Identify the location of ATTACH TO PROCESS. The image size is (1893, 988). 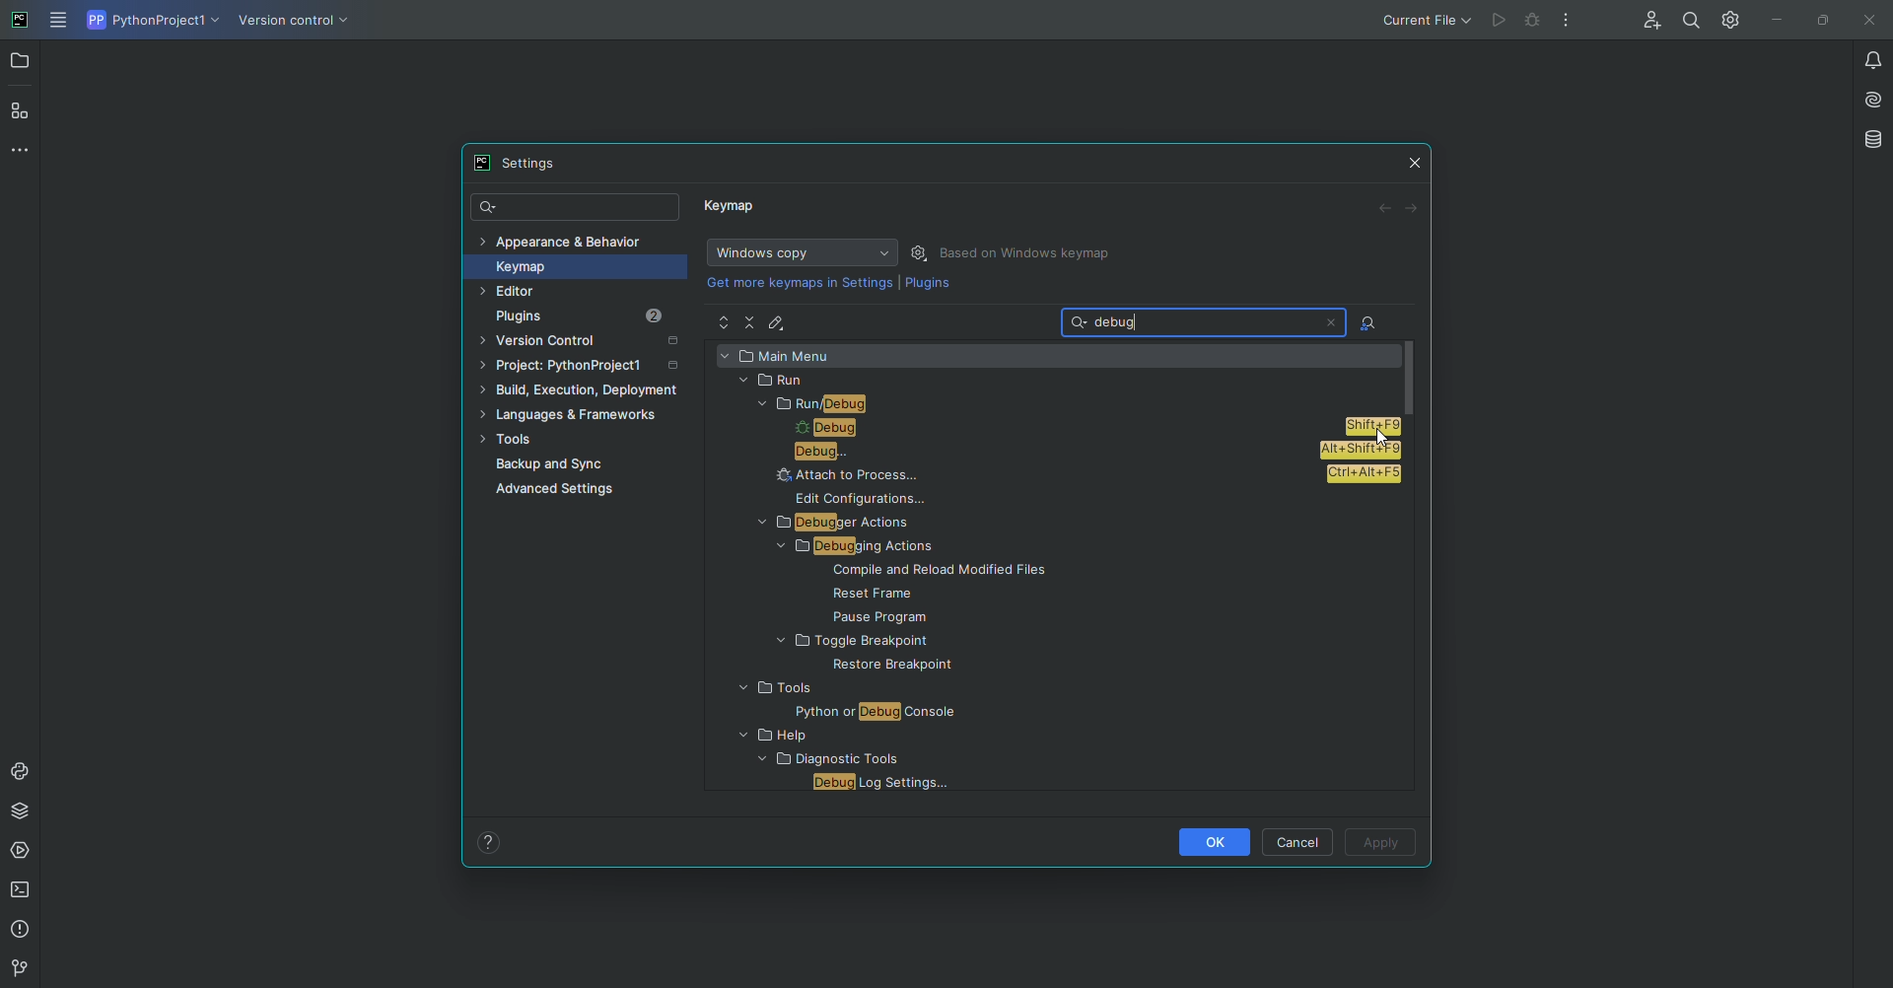
(1038, 474).